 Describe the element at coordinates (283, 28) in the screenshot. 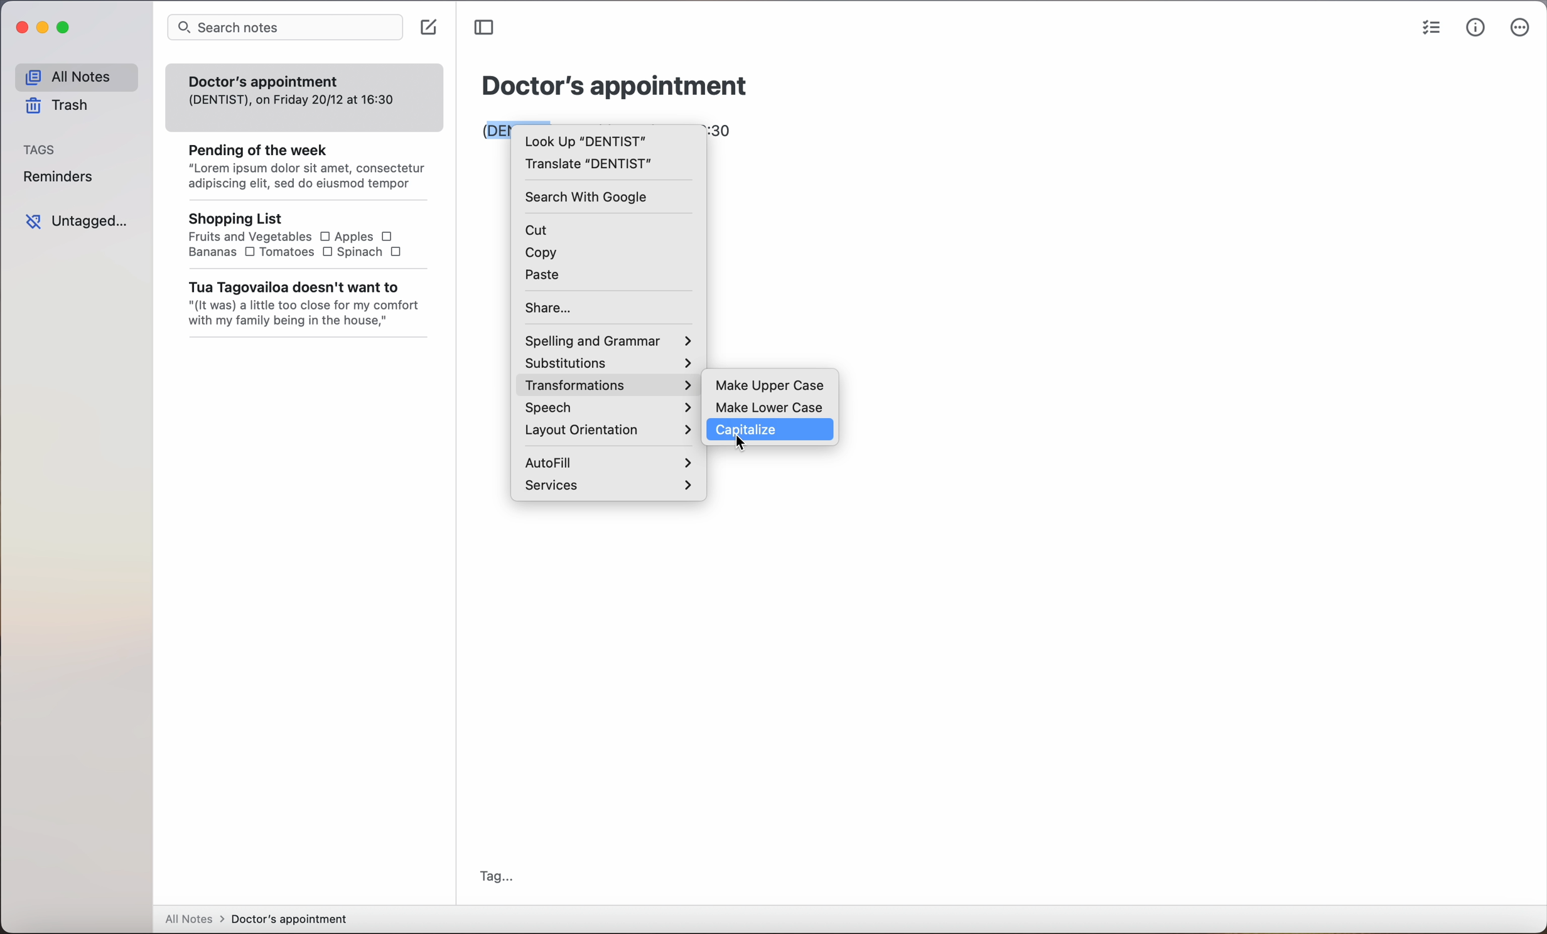

I see `search notes` at that location.